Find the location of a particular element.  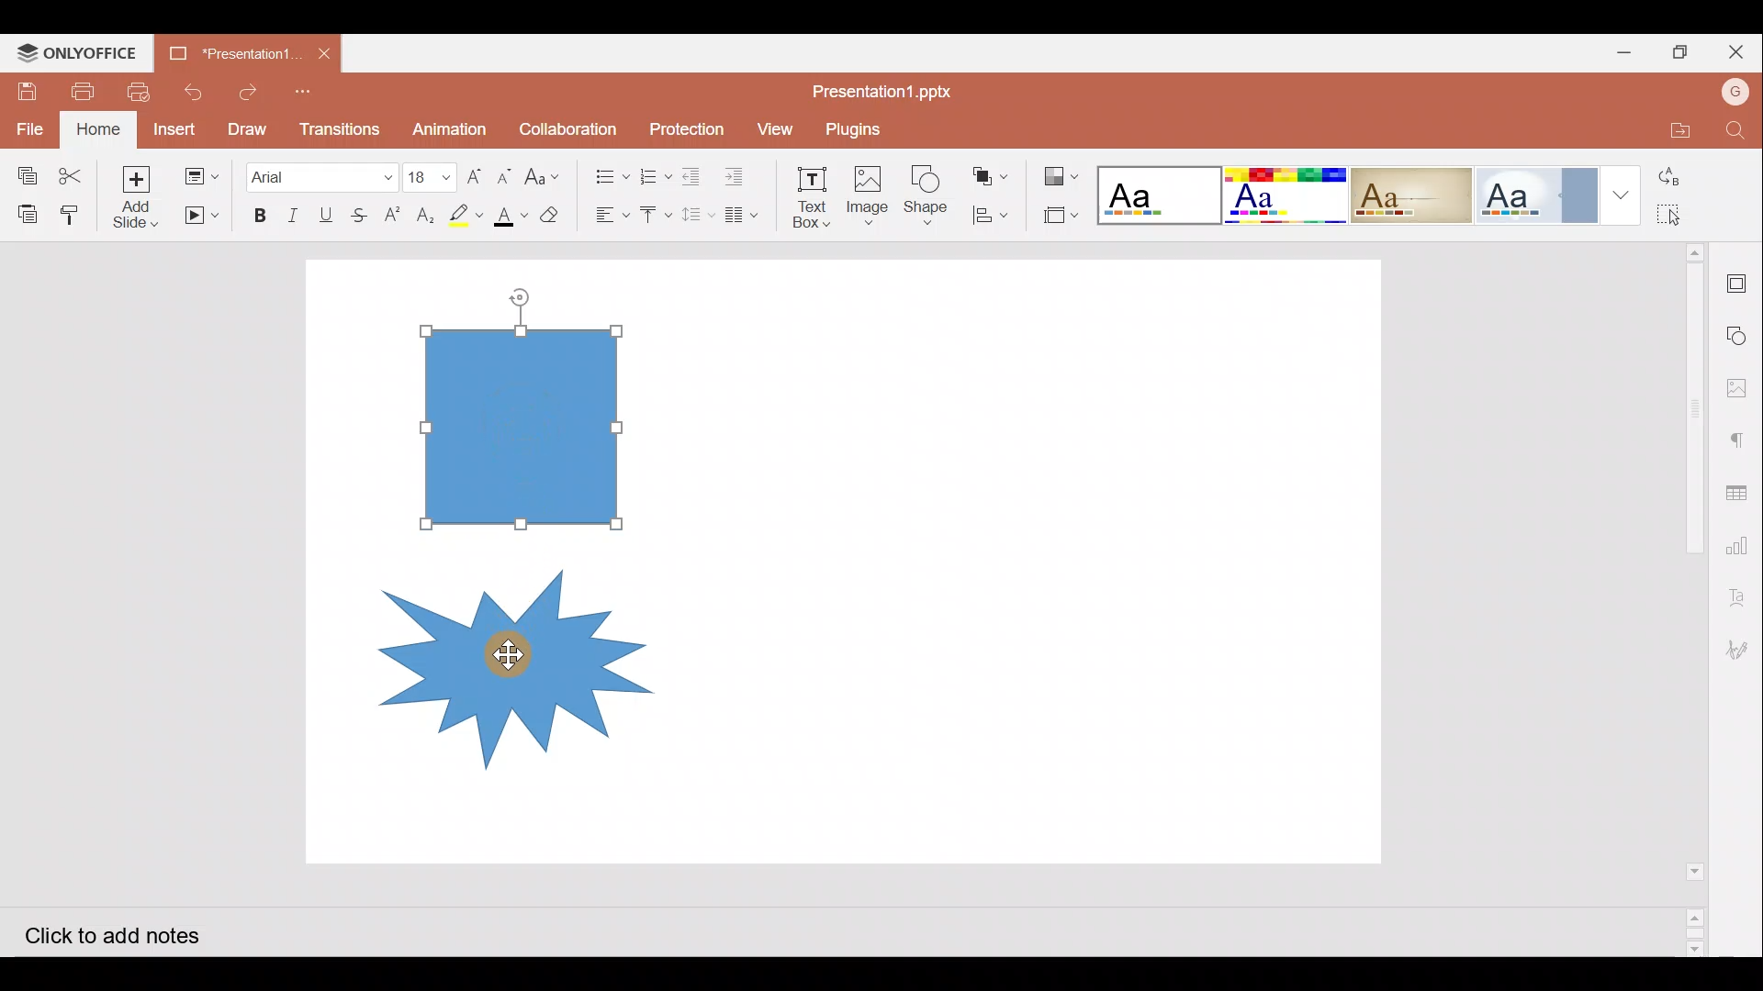

Print file is located at coordinates (88, 90).